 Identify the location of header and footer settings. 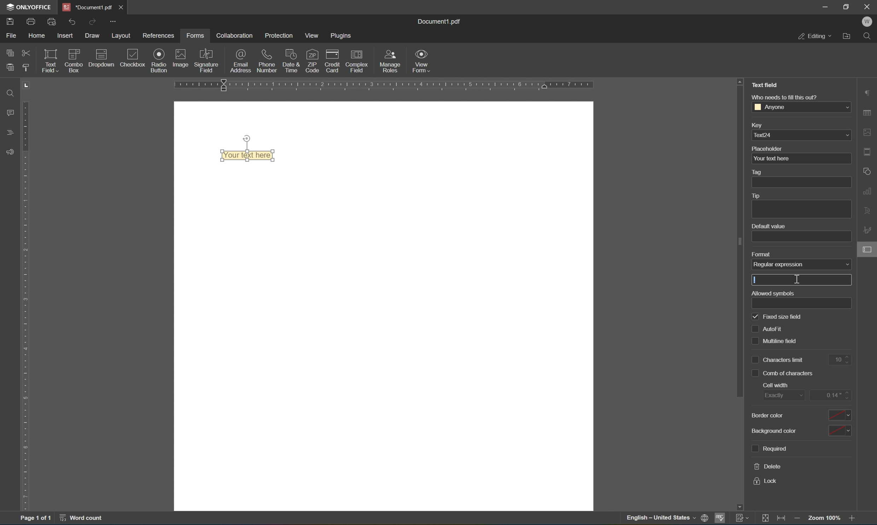
(869, 151).